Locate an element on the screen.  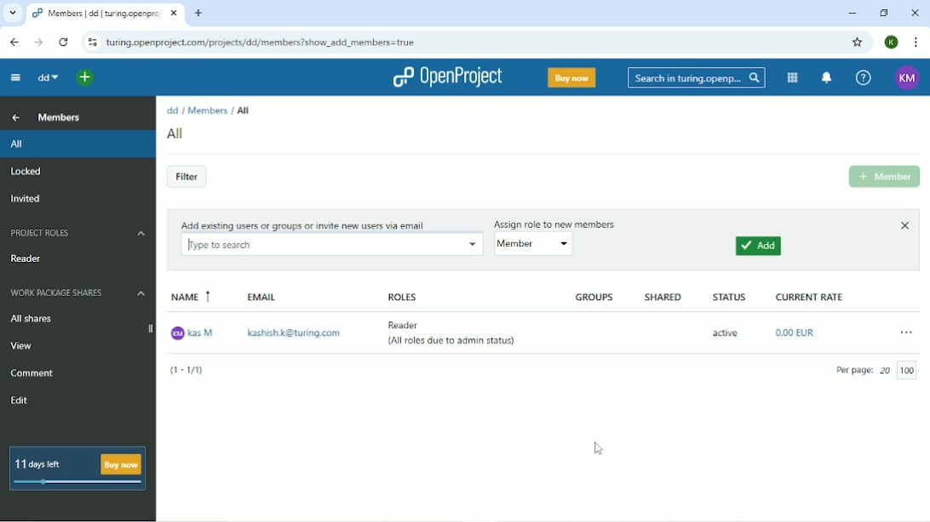
member is located at coordinates (541, 243).